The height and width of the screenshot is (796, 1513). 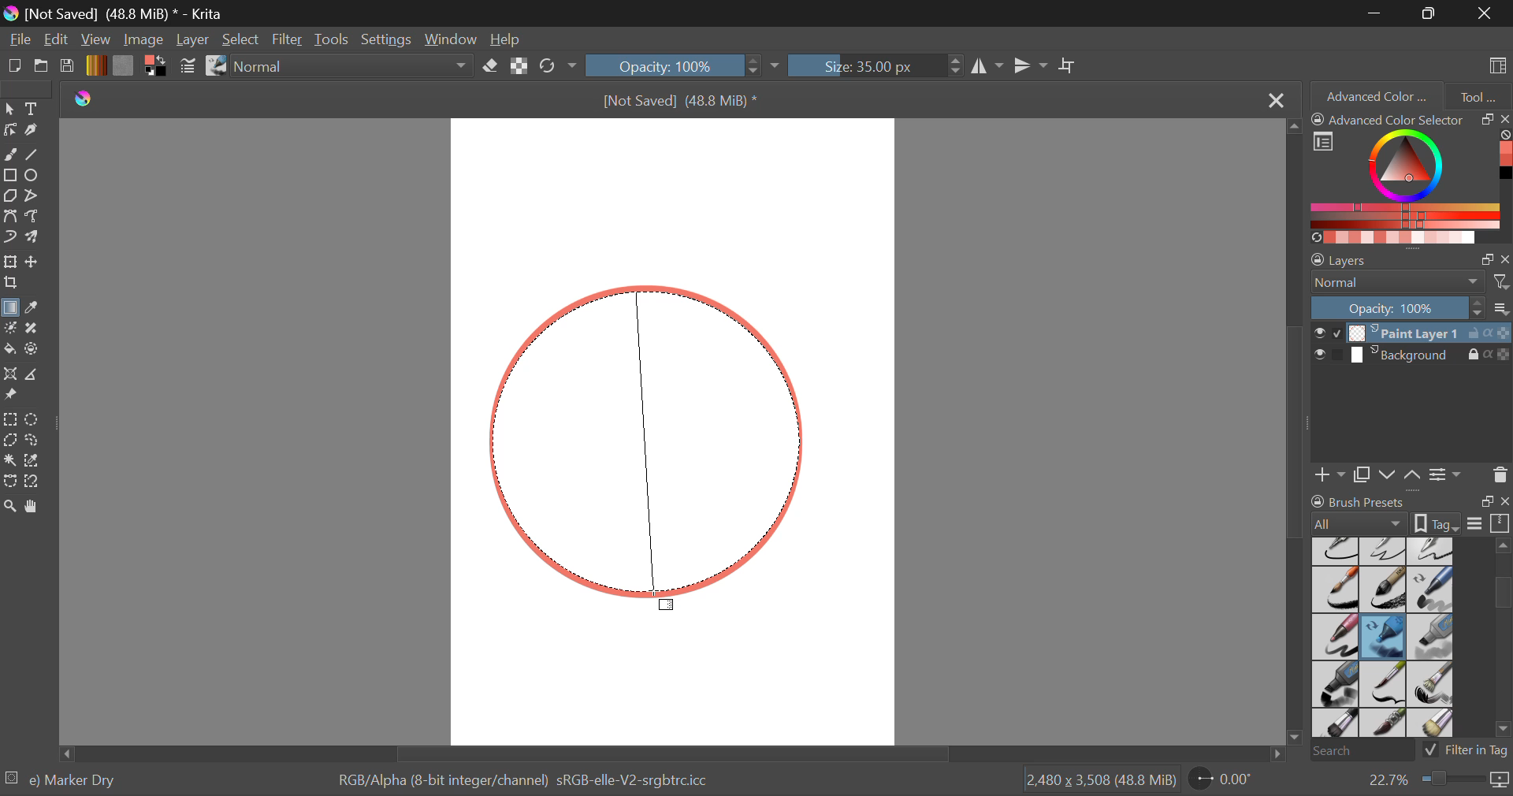 What do you see at coordinates (11, 154) in the screenshot?
I see `Freehand` at bounding box center [11, 154].